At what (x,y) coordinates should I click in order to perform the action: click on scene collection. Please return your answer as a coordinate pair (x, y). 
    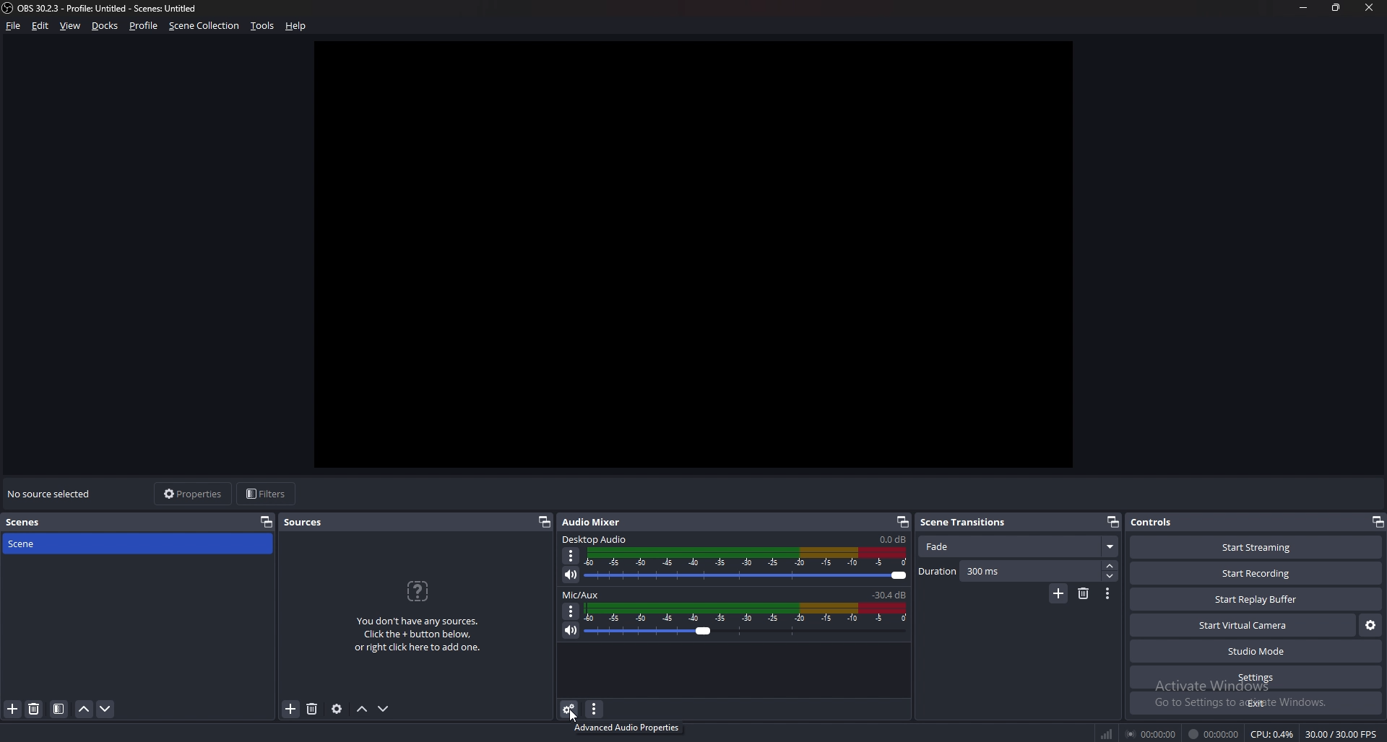
    Looking at the image, I should click on (204, 25).